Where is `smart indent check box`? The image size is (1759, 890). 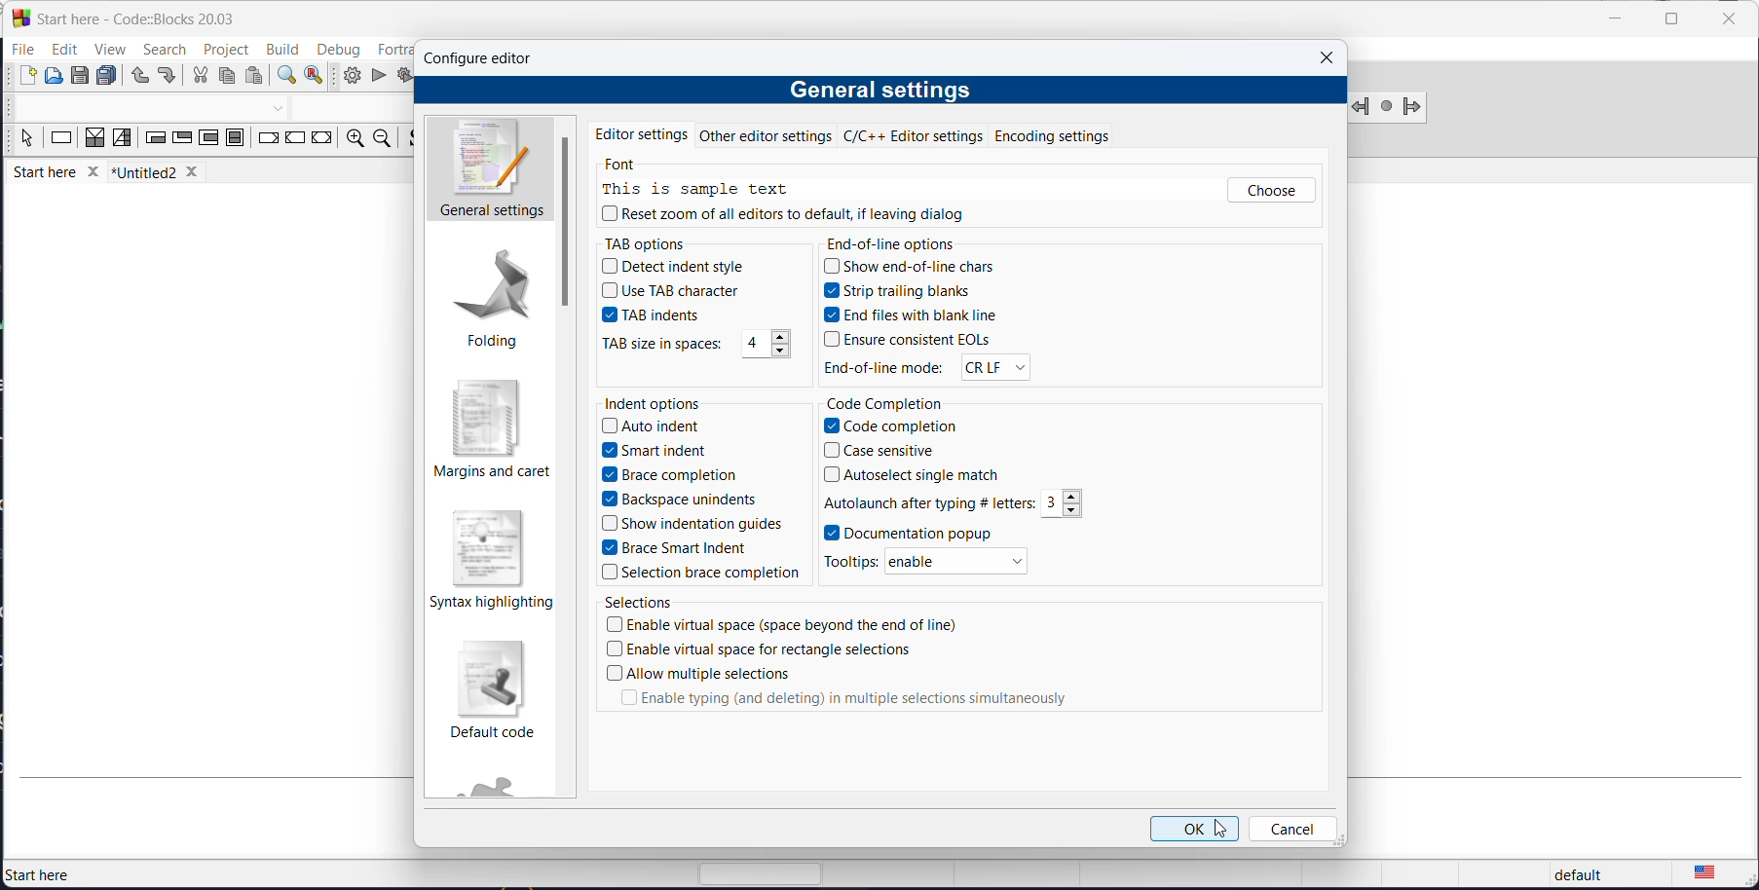 smart indent check box is located at coordinates (659, 452).